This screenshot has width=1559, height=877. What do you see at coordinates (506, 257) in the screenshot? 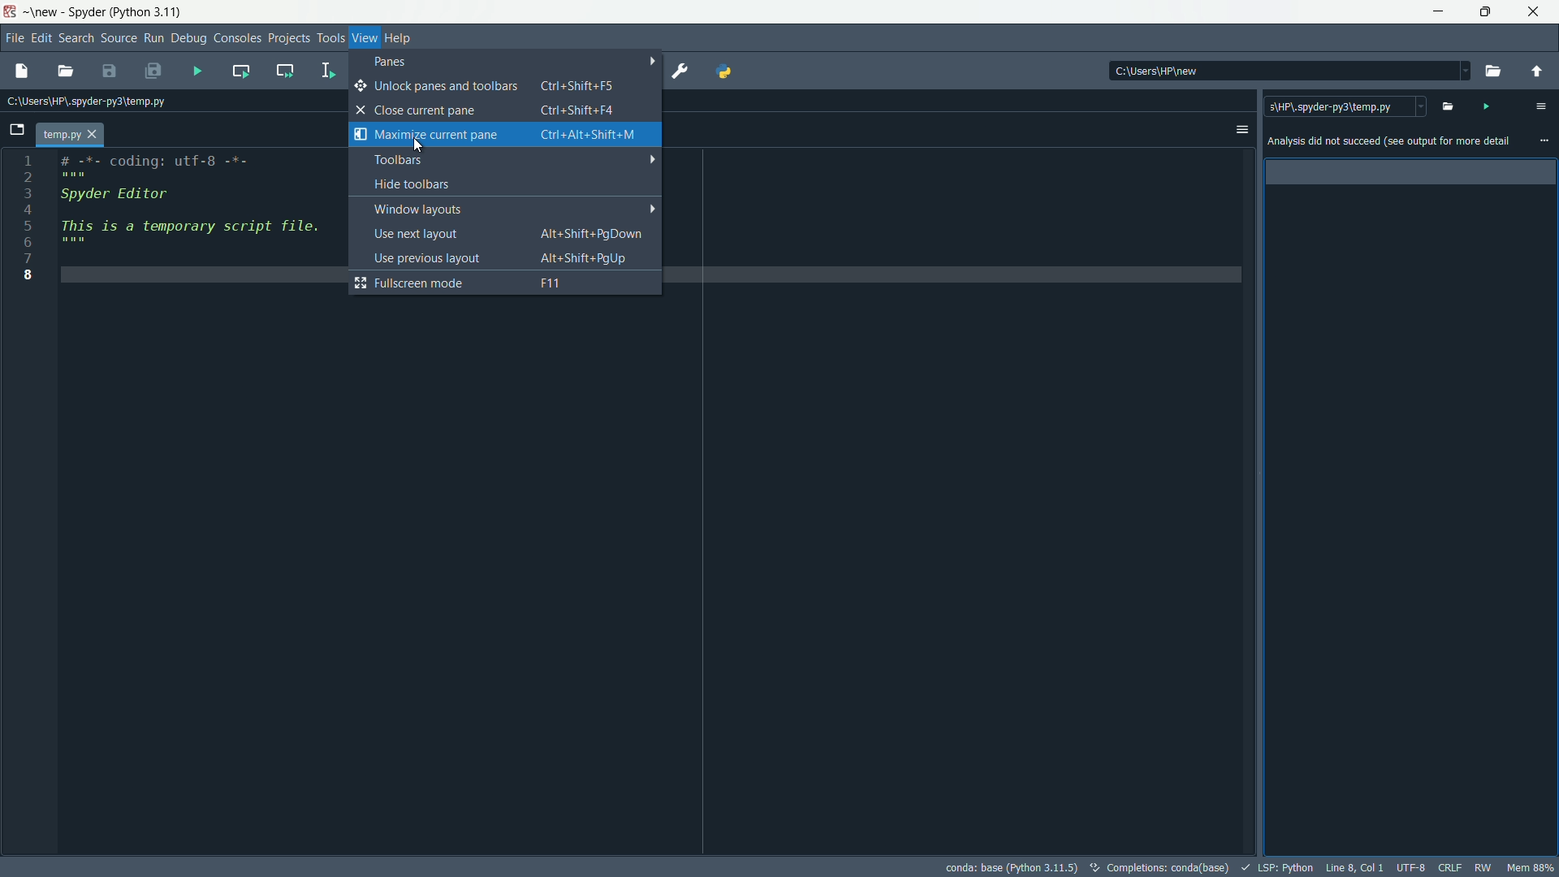
I see `use previous layout` at bounding box center [506, 257].